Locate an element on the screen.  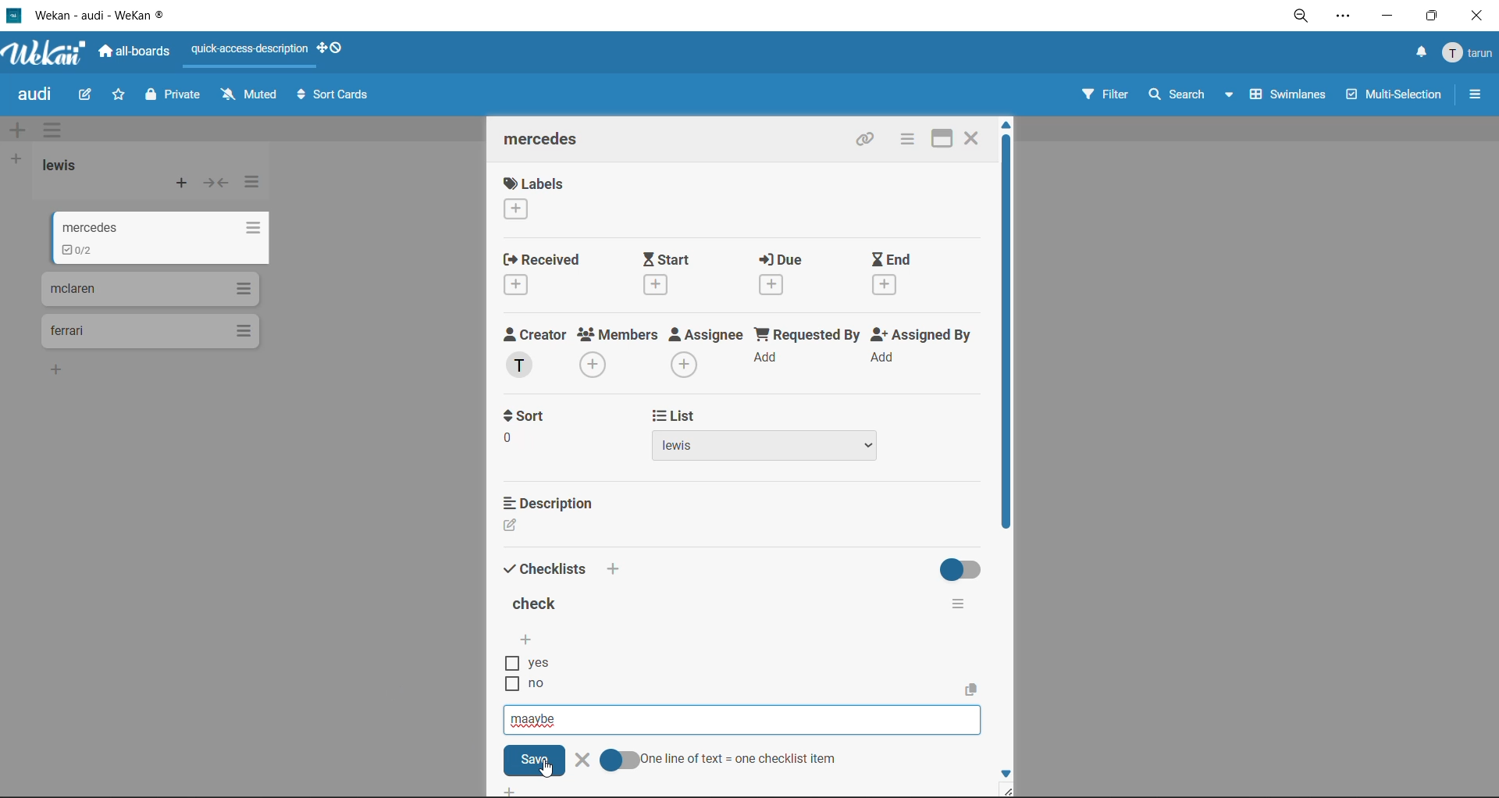
app logo is located at coordinates (46, 50).